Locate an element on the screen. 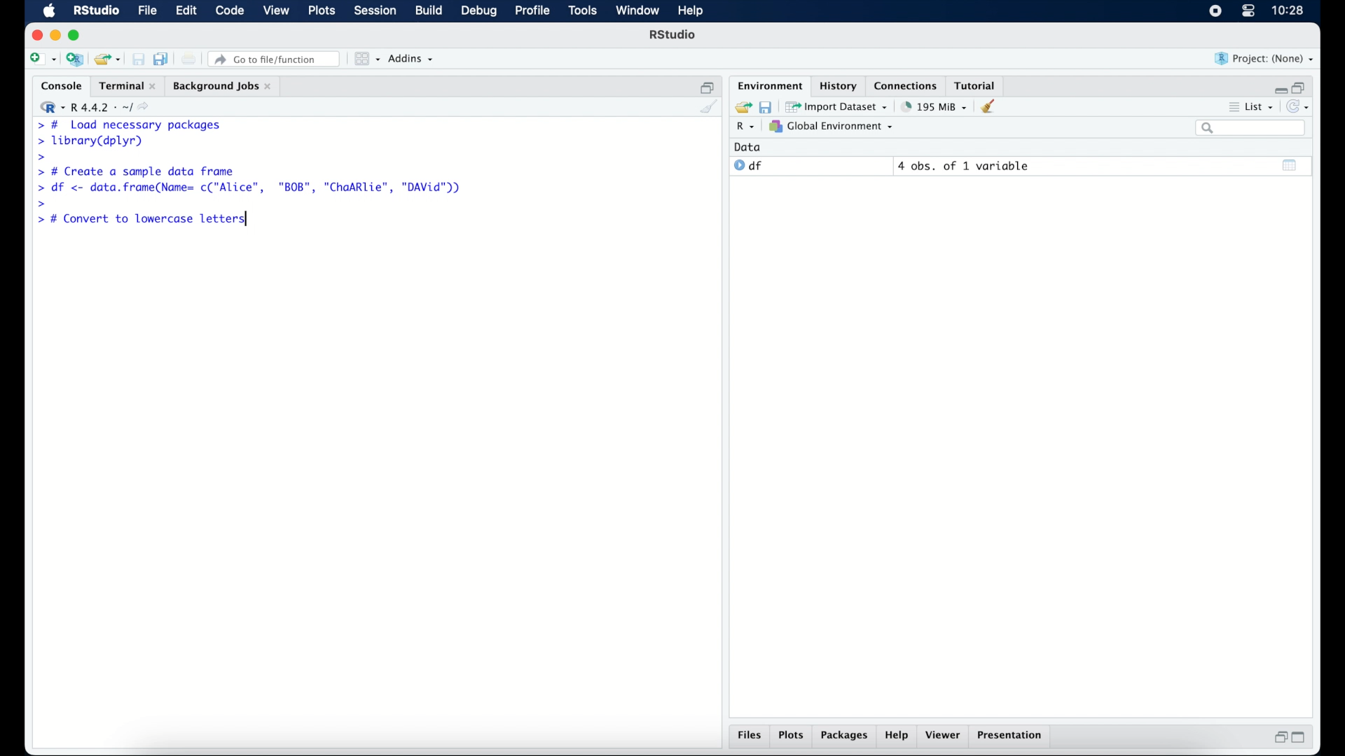 The width and height of the screenshot is (1345, 756). maximize is located at coordinates (76, 35).